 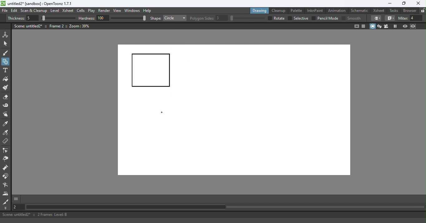 What do you see at coordinates (6, 80) in the screenshot?
I see `Fill tool` at bounding box center [6, 80].